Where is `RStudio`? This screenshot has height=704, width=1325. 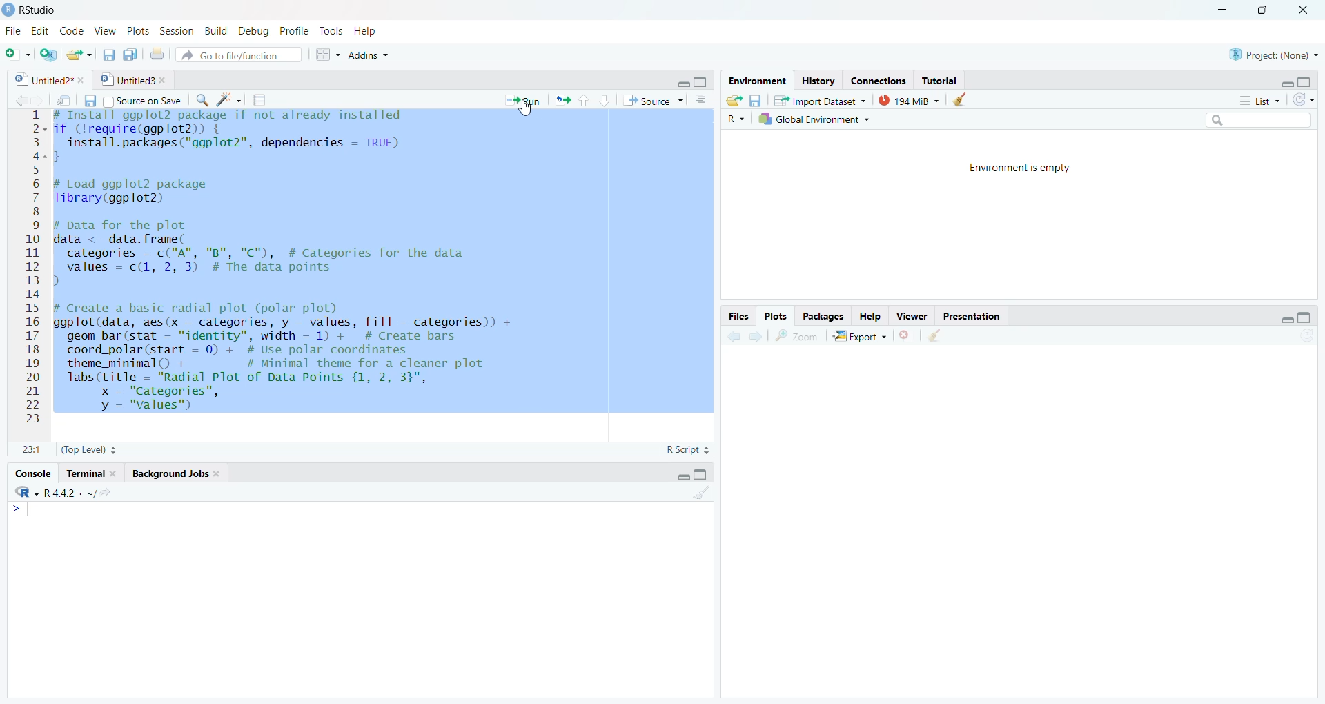 RStudio is located at coordinates (39, 10).